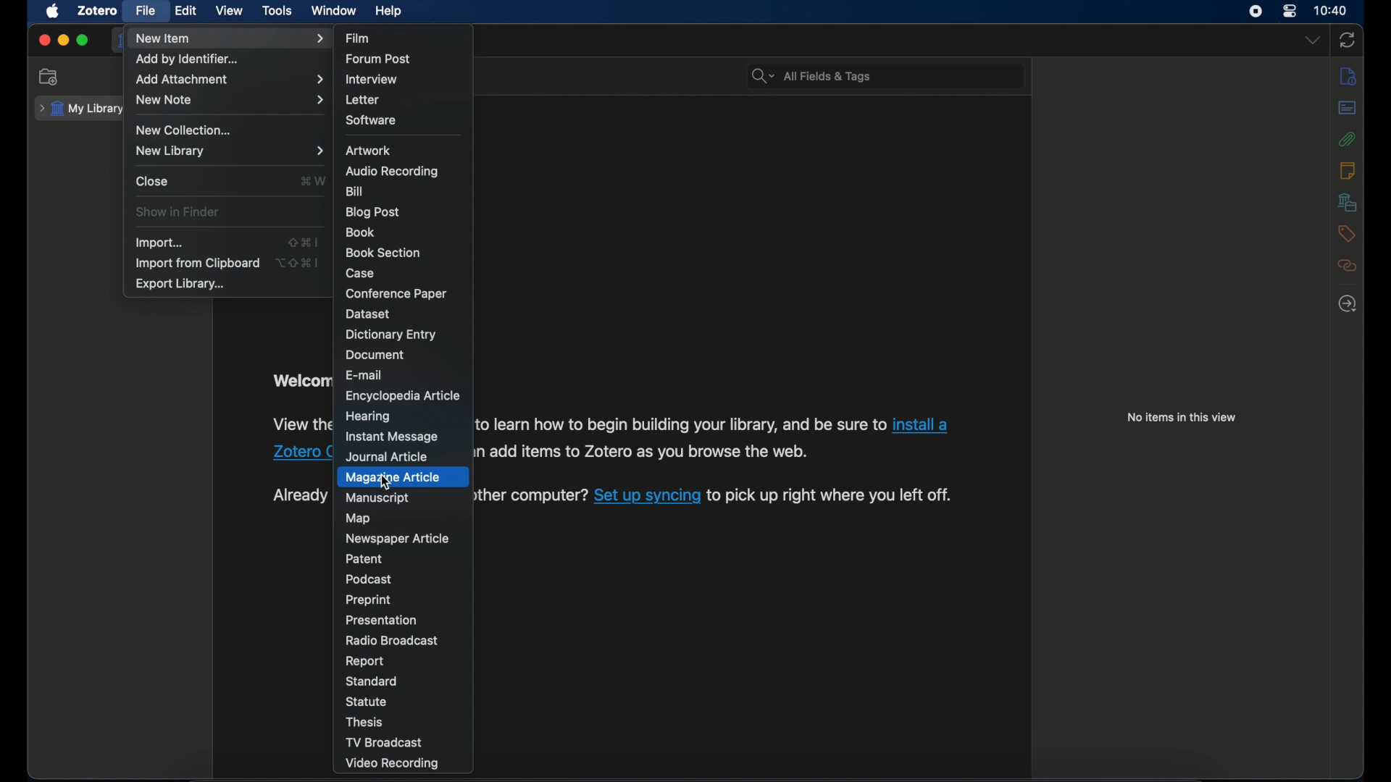  I want to click on dropdown, so click(1312, 39).